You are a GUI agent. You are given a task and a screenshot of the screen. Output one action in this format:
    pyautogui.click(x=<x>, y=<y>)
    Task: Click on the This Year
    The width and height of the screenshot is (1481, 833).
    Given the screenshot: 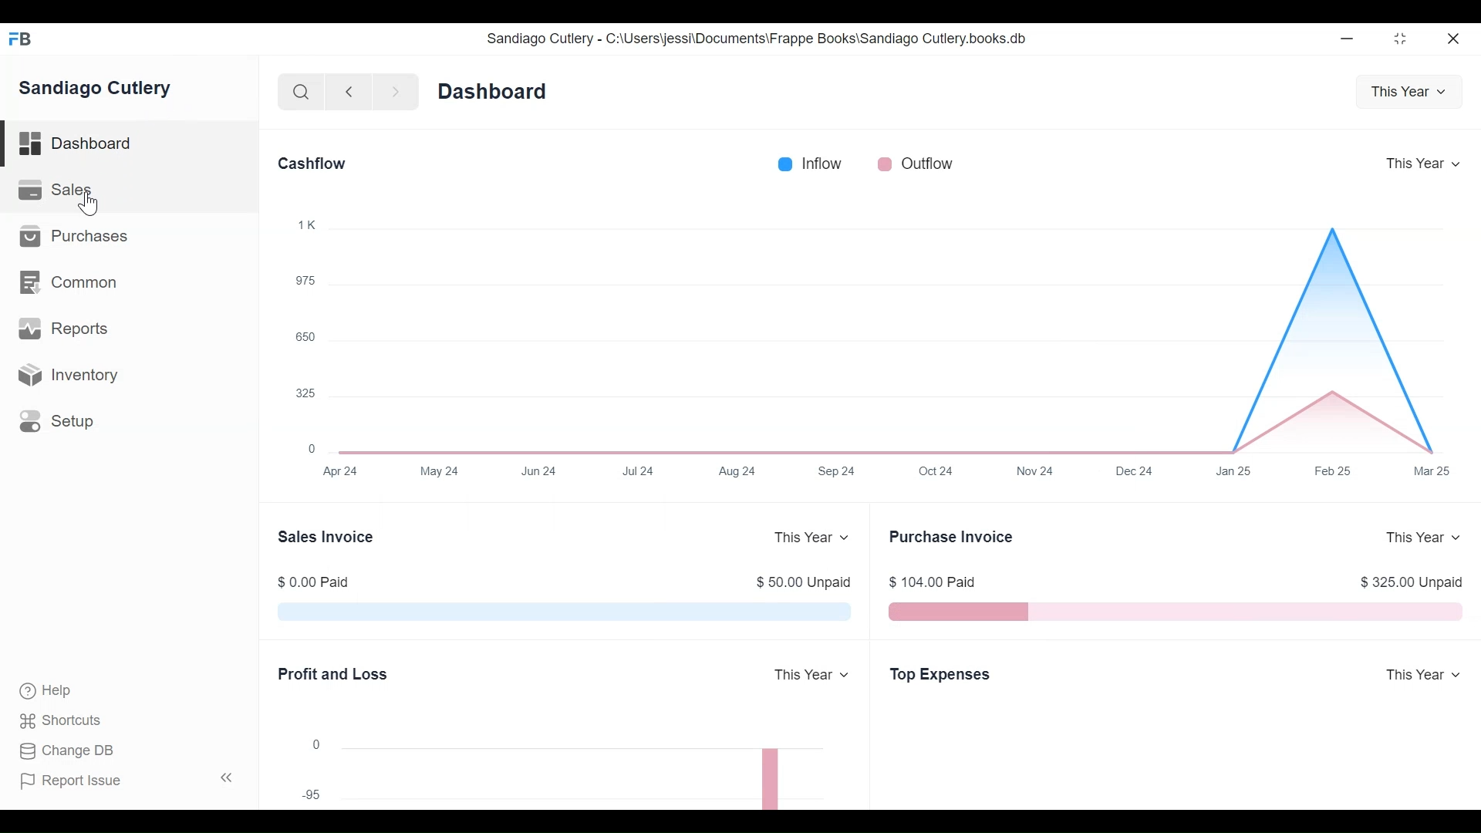 What is the action you would take?
    pyautogui.click(x=1429, y=163)
    